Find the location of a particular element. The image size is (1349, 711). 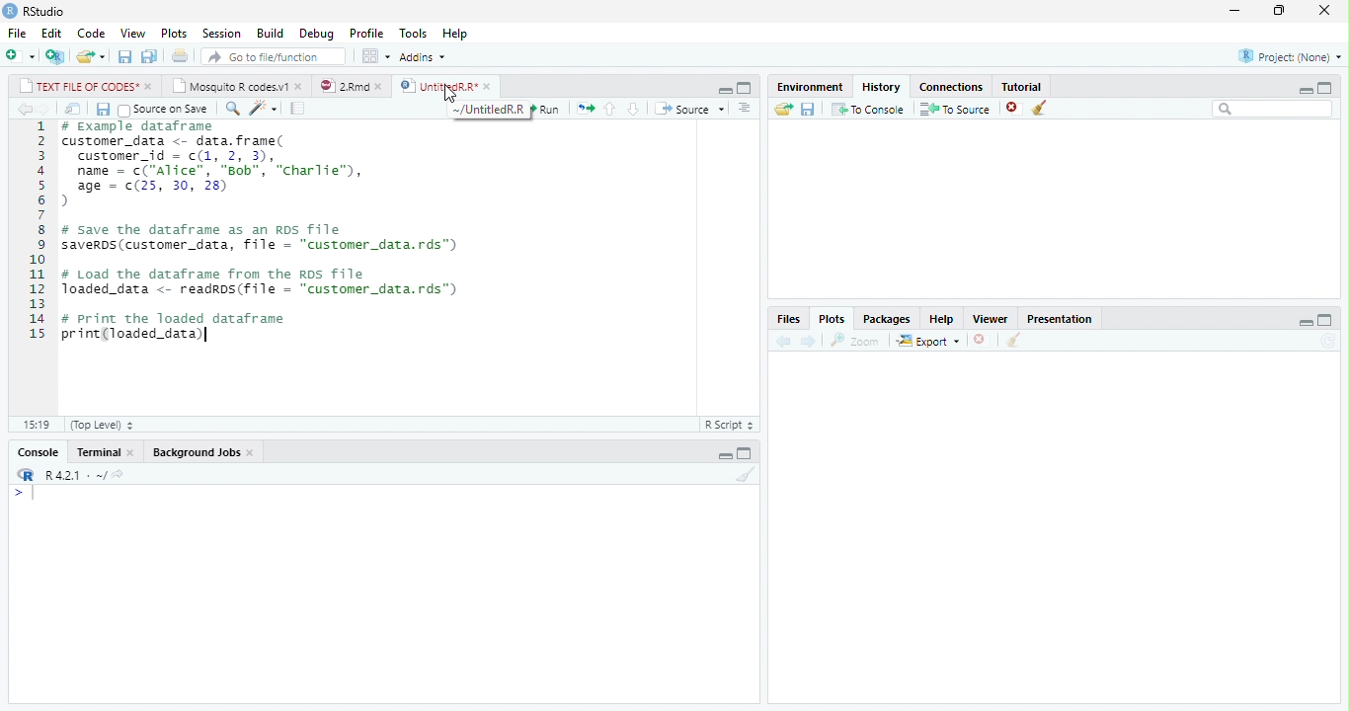

refresh is located at coordinates (1328, 341).